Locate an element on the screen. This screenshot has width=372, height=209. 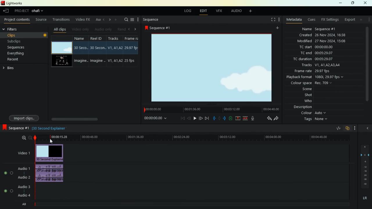
edit is located at coordinates (202, 11).